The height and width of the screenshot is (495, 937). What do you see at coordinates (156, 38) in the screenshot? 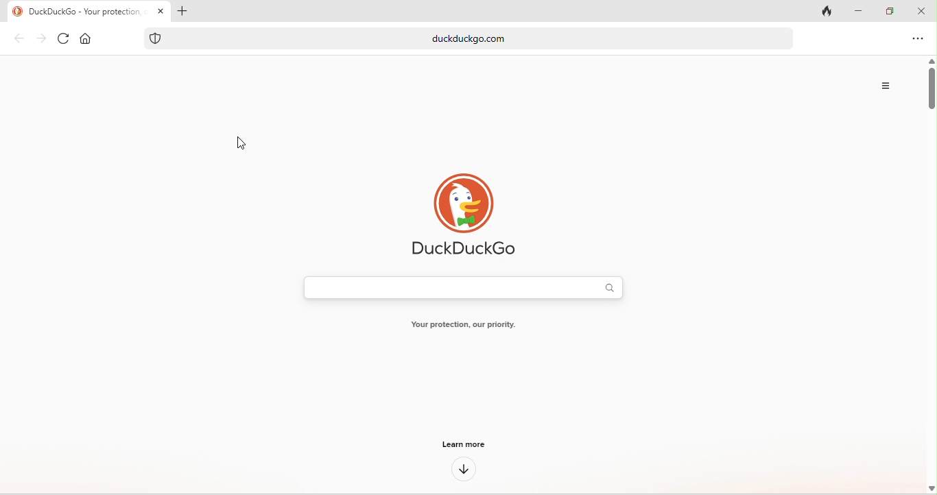
I see `duckduckgo security` at bounding box center [156, 38].